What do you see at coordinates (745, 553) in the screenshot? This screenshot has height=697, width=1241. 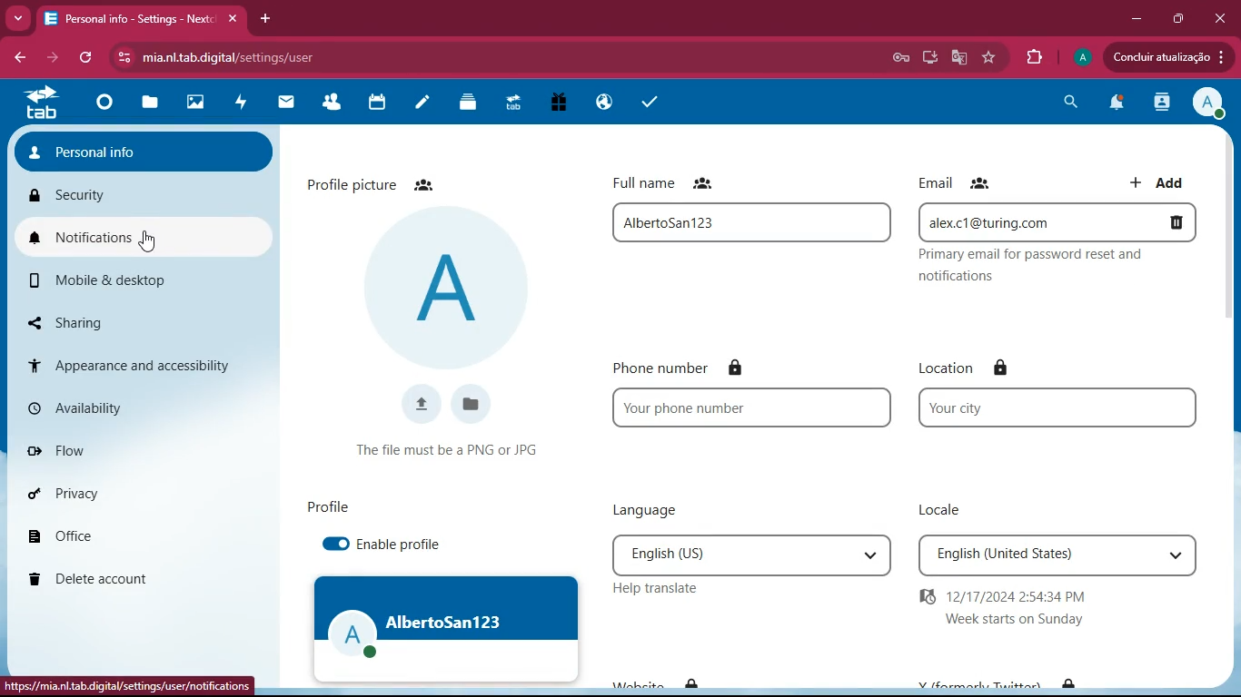 I see `language` at bounding box center [745, 553].